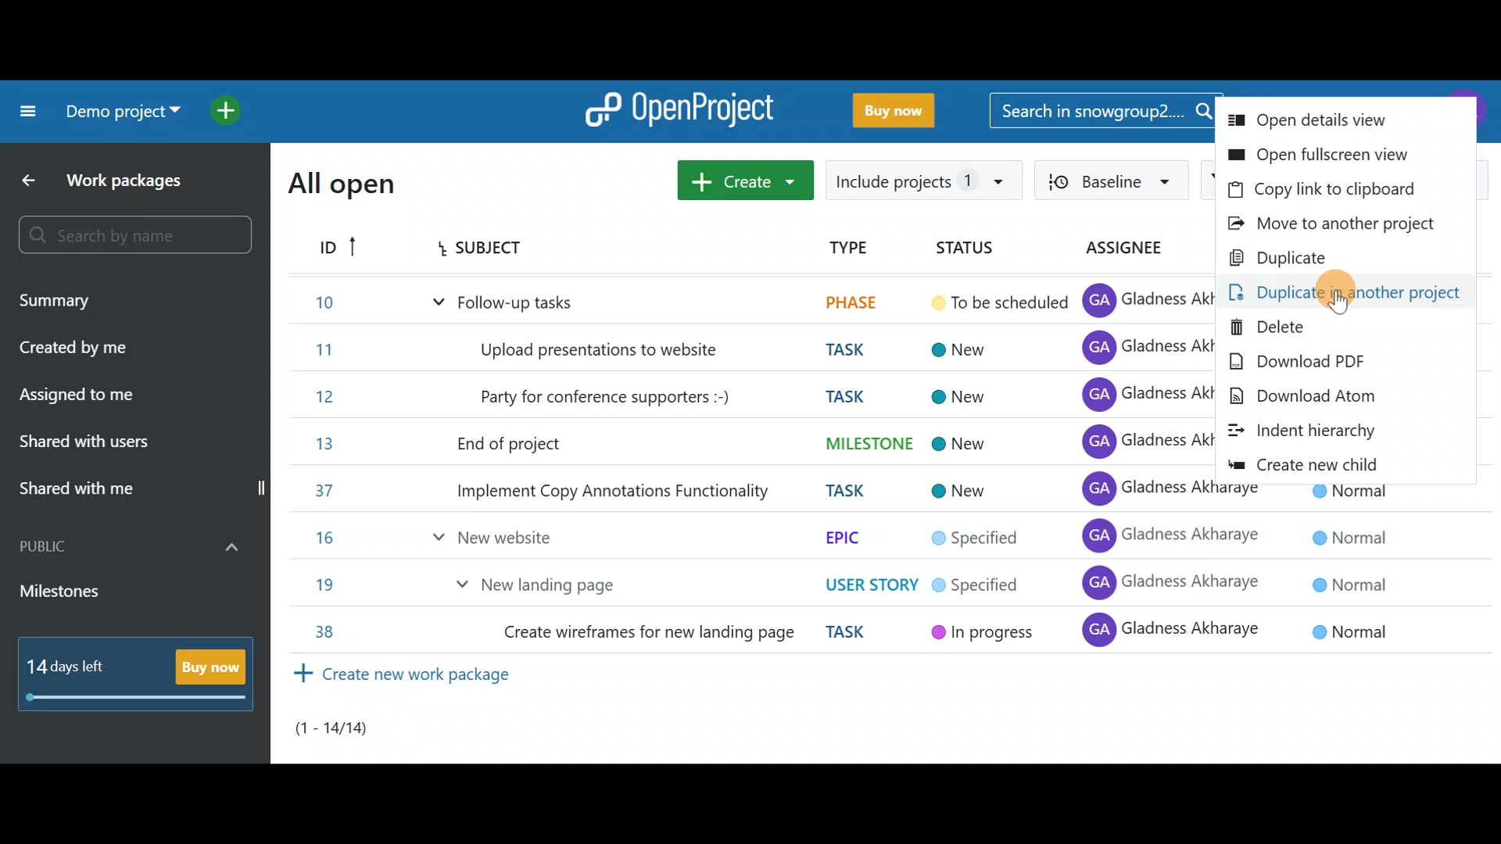 The image size is (1501, 844). What do you see at coordinates (317, 306) in the screenshot?
I see `10` at bounding box center [317, 306].